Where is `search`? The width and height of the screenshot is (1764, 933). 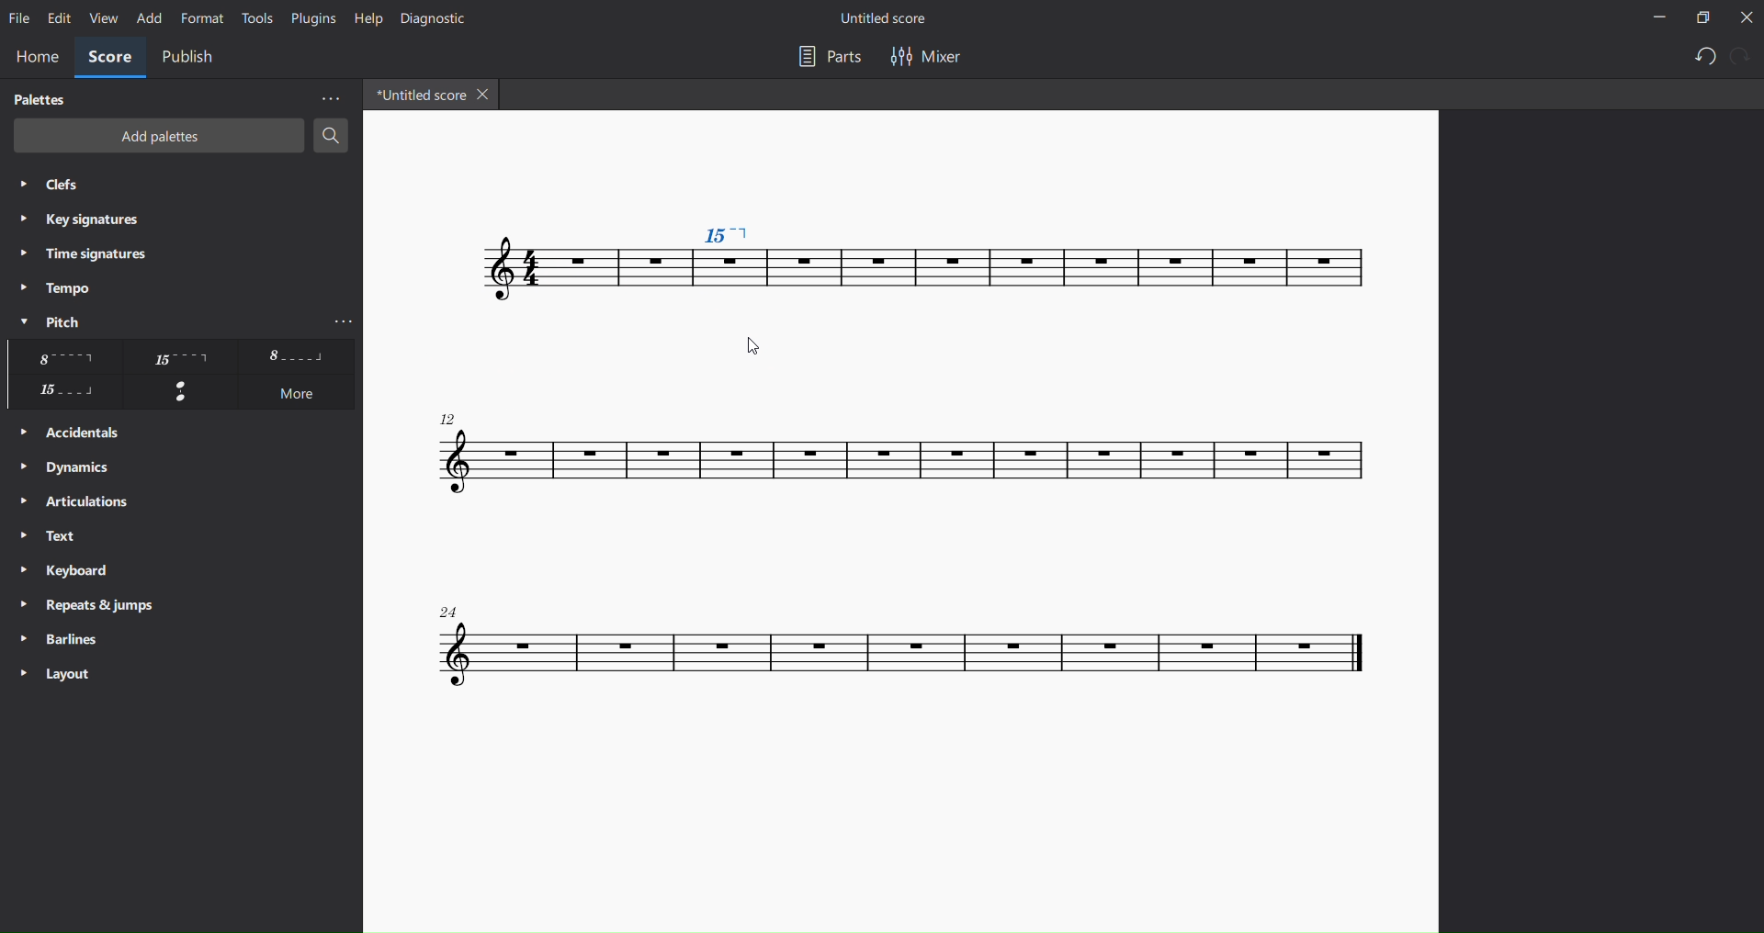
search is located at coordinates (332, 136).